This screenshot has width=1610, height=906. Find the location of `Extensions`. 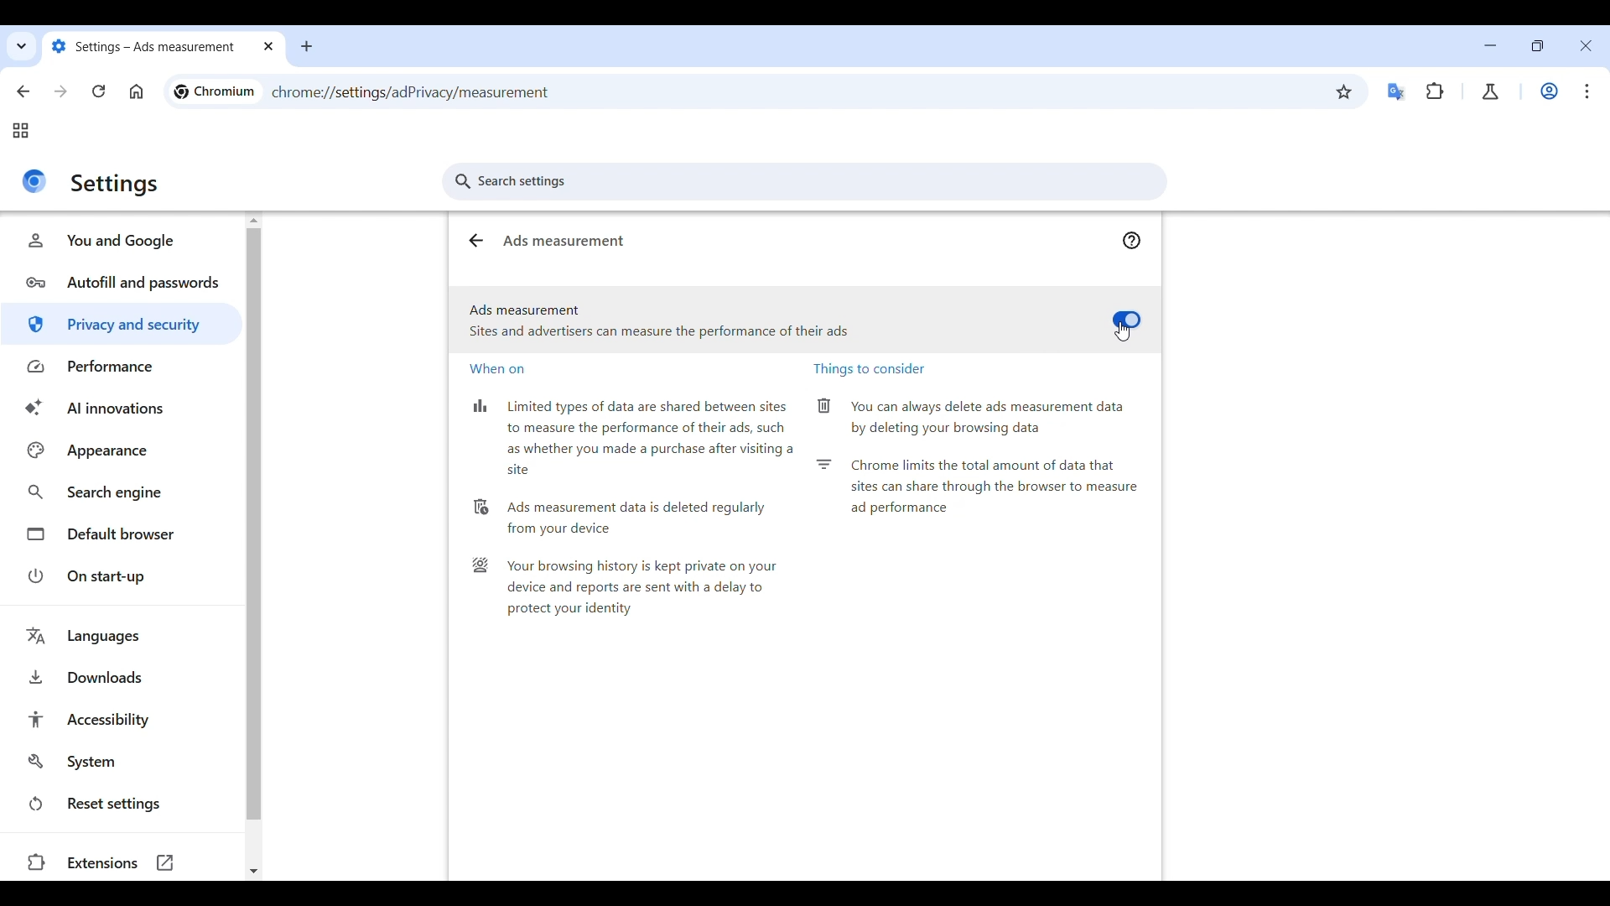

Extensions is located at coordinates (115, 864).